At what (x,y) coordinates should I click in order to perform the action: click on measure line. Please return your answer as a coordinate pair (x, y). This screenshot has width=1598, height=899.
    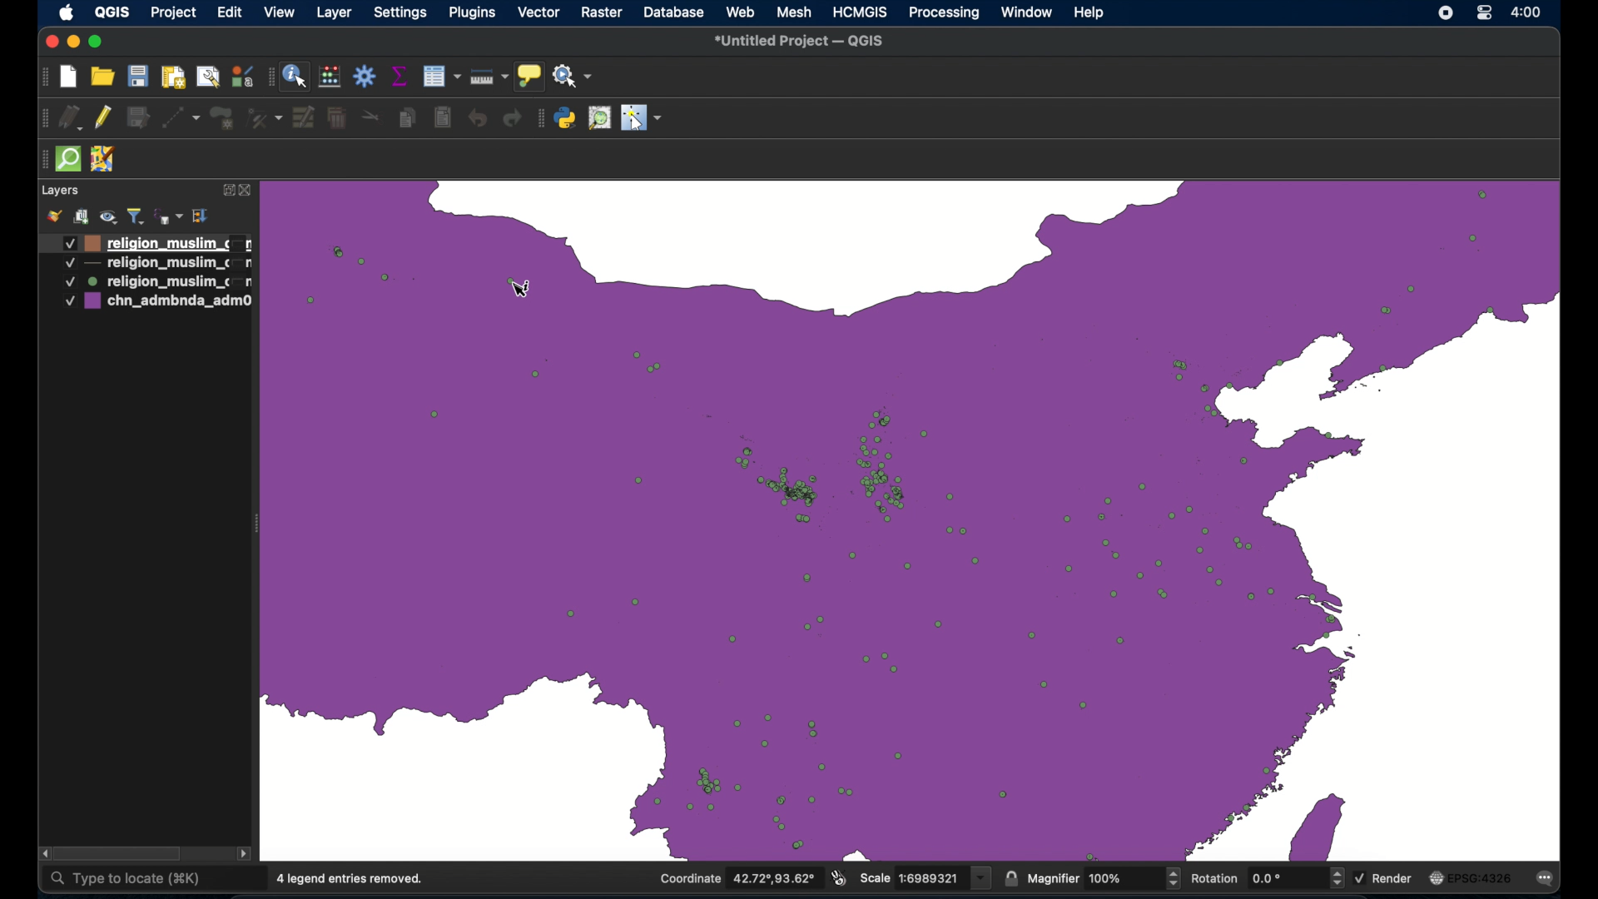
    Looking at the image, I should click on (491, 77).